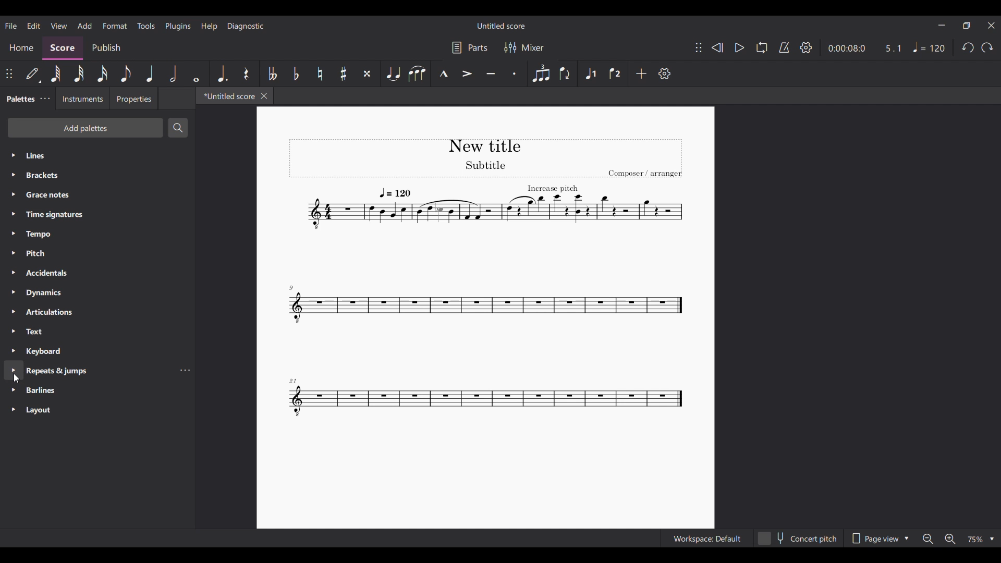 Image resolution: width=1001 pixels, height=563 pixels. I want to click on Tenuto, so click(491, 74).